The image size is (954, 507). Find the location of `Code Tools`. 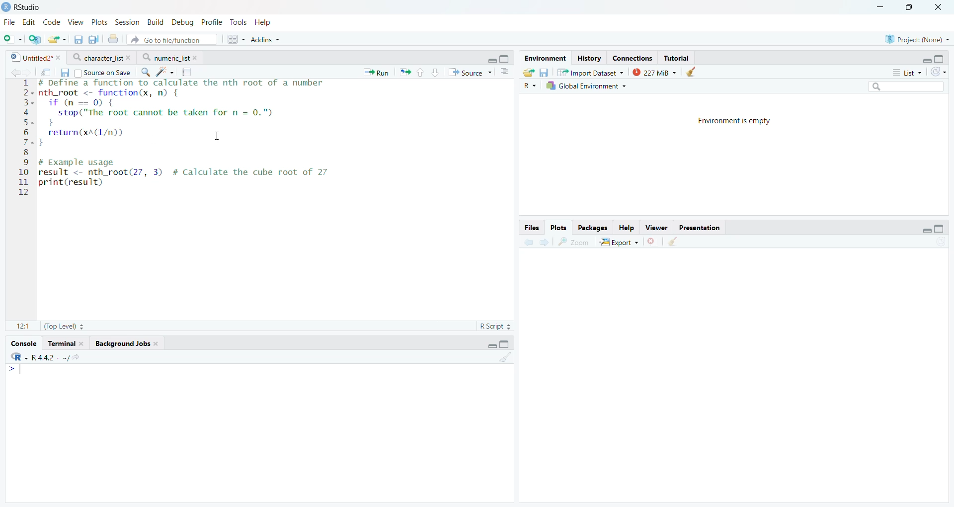

Code Tools is located at coordinates (165, 72).